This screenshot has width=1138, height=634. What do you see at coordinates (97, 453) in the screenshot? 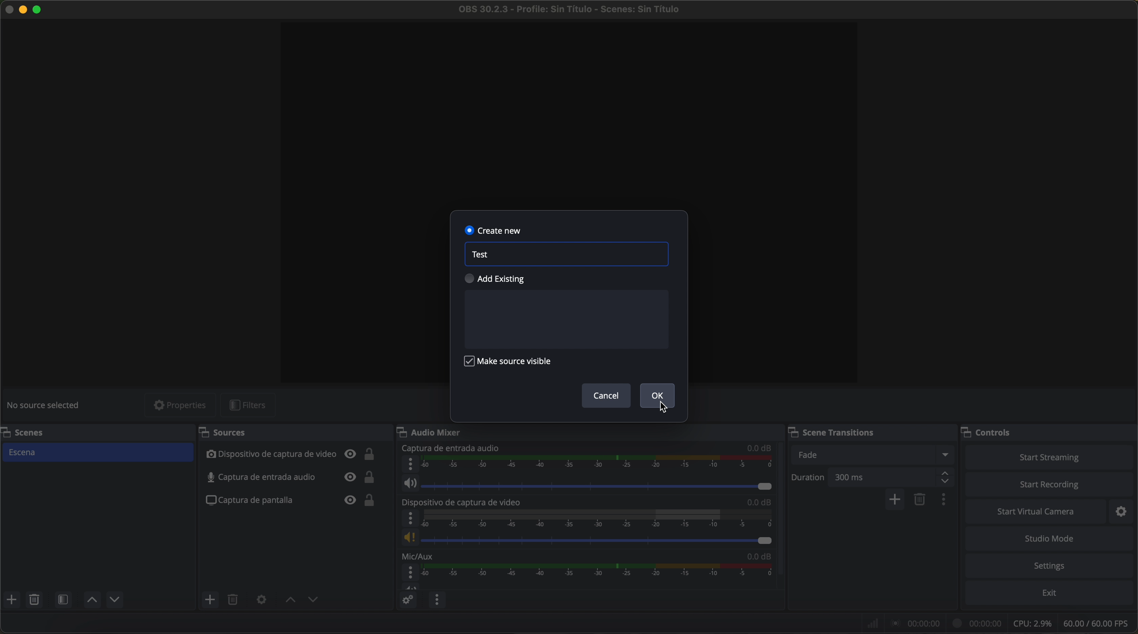
I see `scene` at bounding box center [97, 453].